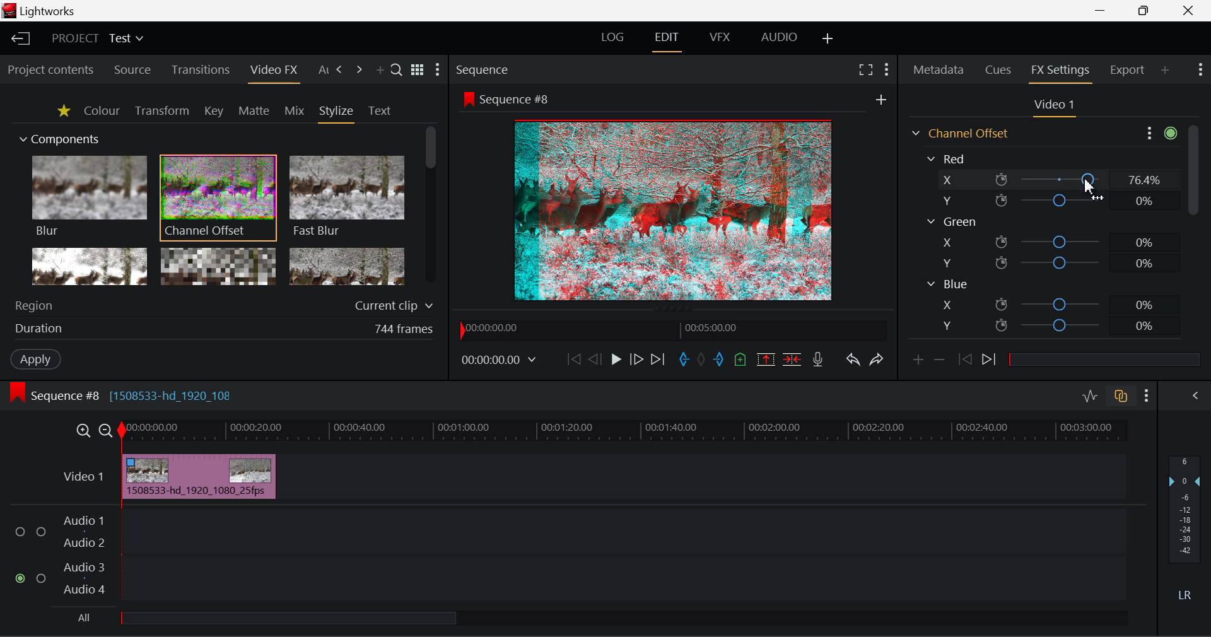 The height and width of the screenshot is (637, 1211). I want to click on Delete/Cut, so click(793, 360).